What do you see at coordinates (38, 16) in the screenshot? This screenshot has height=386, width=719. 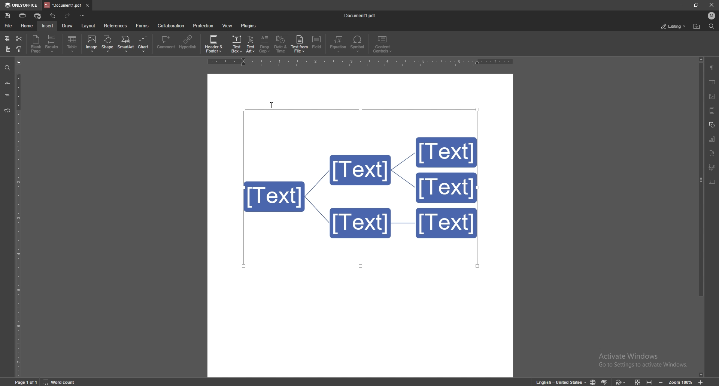 I see `quick print` at bounding box center [38, 16].